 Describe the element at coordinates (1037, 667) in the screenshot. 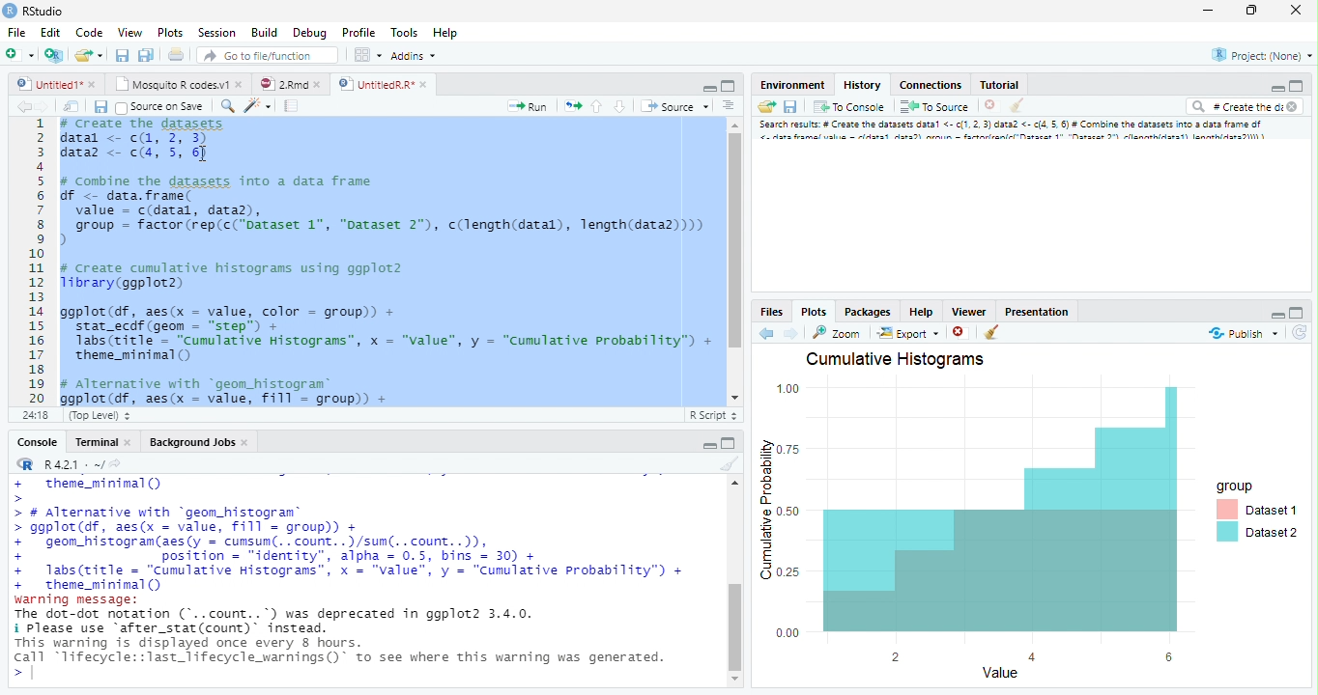

I see `Value` at that location.